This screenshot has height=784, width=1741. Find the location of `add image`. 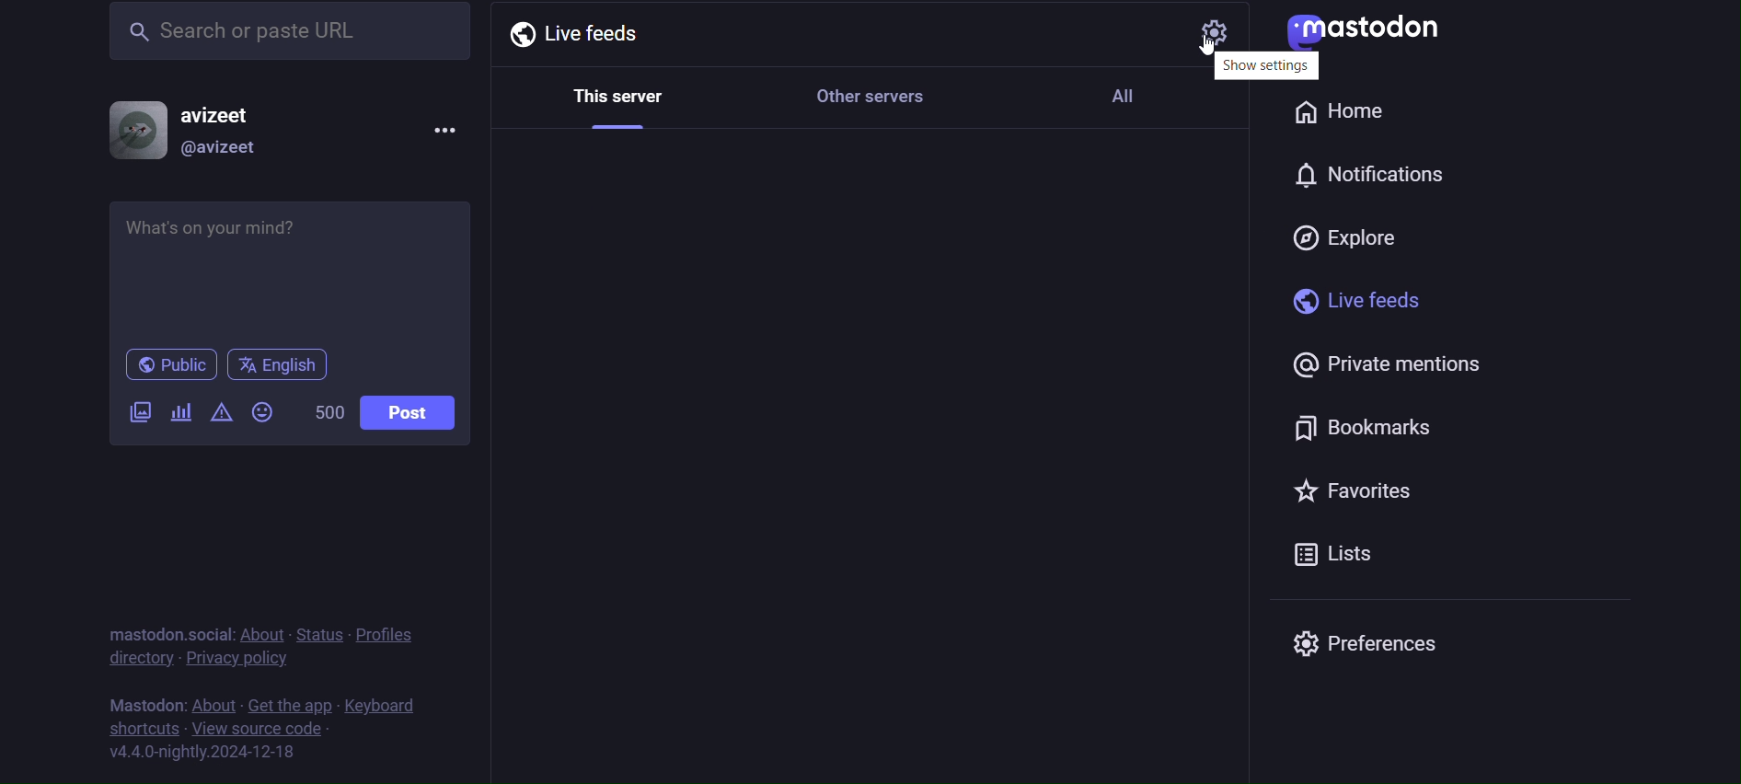

add image is located at coordinates (136, 413).